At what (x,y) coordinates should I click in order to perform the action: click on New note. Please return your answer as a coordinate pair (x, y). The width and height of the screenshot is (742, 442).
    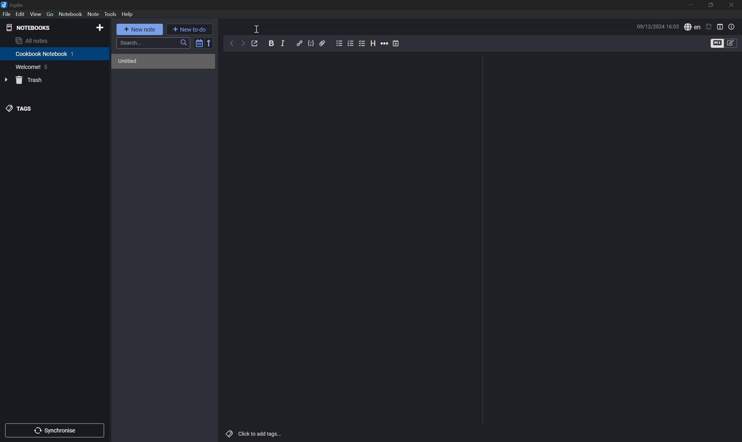
    Looking at the image, I should click on (140, 29).